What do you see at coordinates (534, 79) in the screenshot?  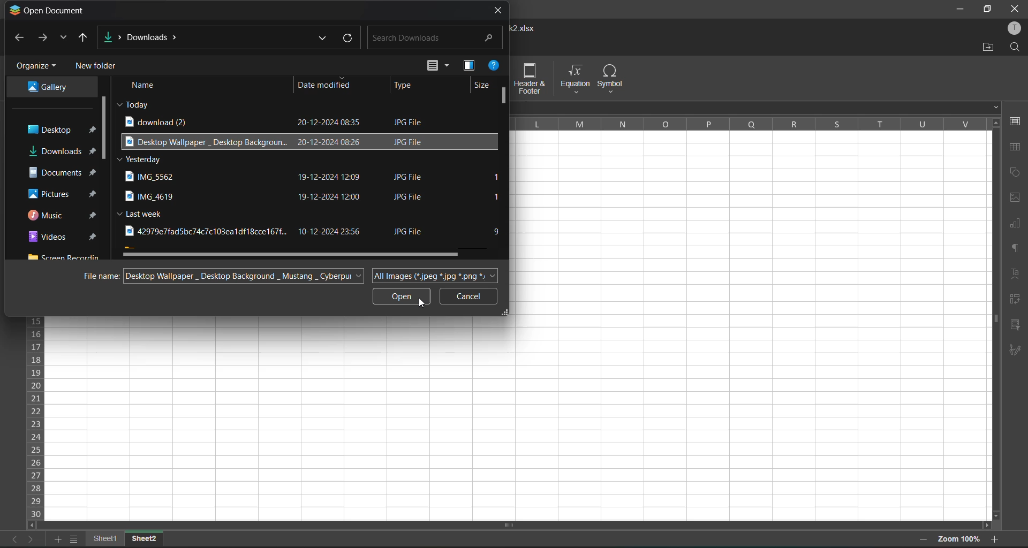 I see `header and footer` at bounding box center [534, 79].